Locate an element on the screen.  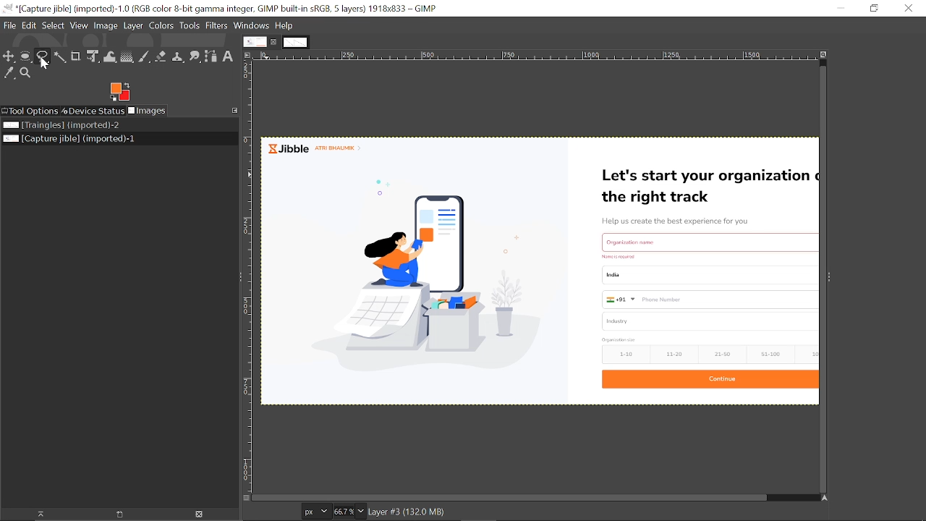
Zoom options is located at coordinates (362, 512).